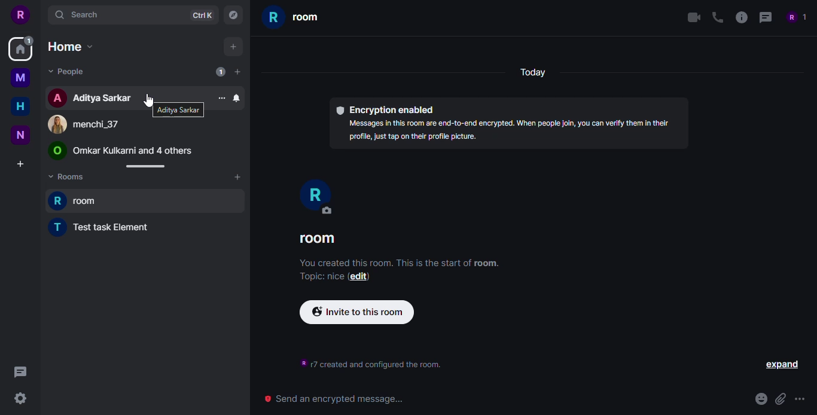 The width and height of the screenshot is (817, 415). I want to click on omkar kulkarni and 4 others, so click(121, 151).